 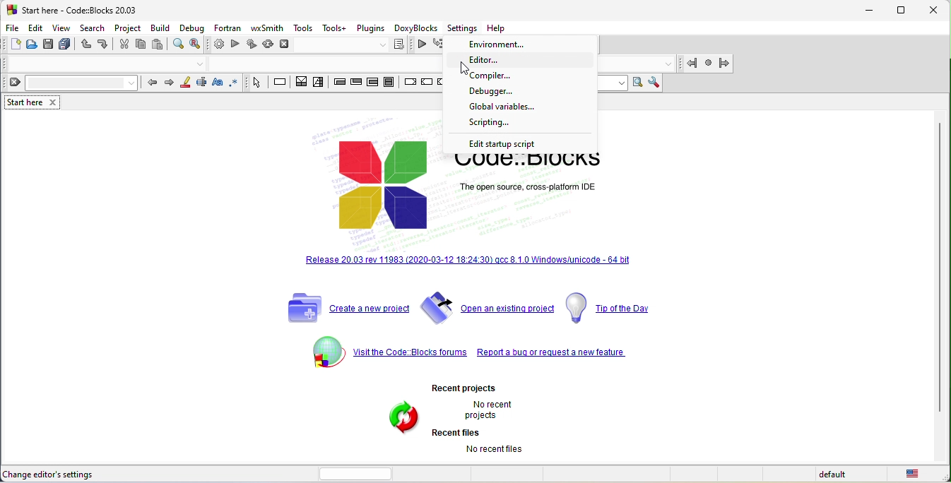 I want to click on jump back, so click(x=688, y=63).